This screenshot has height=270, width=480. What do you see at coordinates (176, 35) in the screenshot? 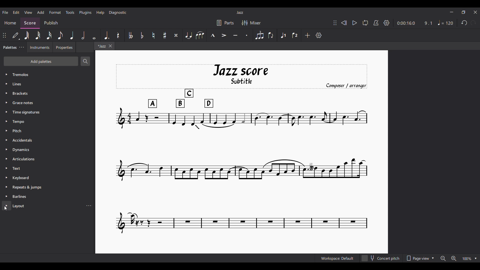
I see `Toggle double sharp` at bounding box center [176, 35].